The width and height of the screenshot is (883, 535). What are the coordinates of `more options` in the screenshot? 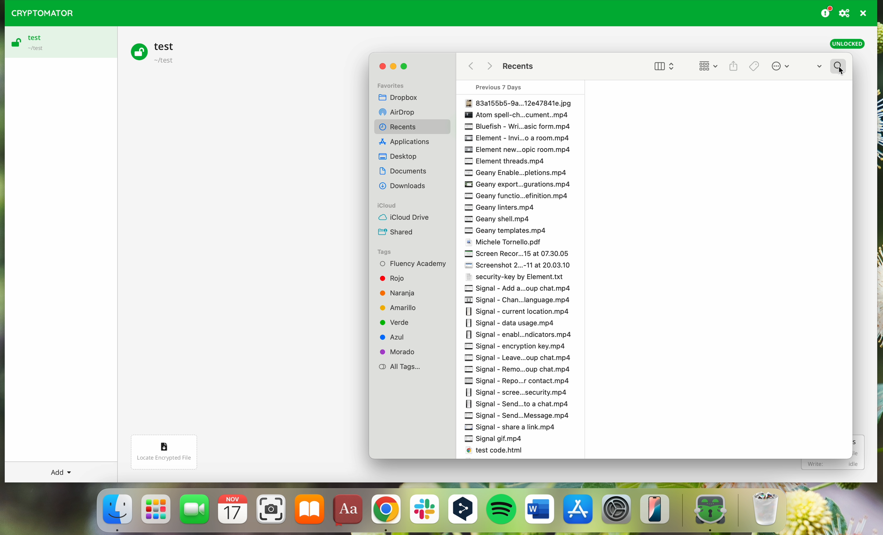 It's located at (779, 67).